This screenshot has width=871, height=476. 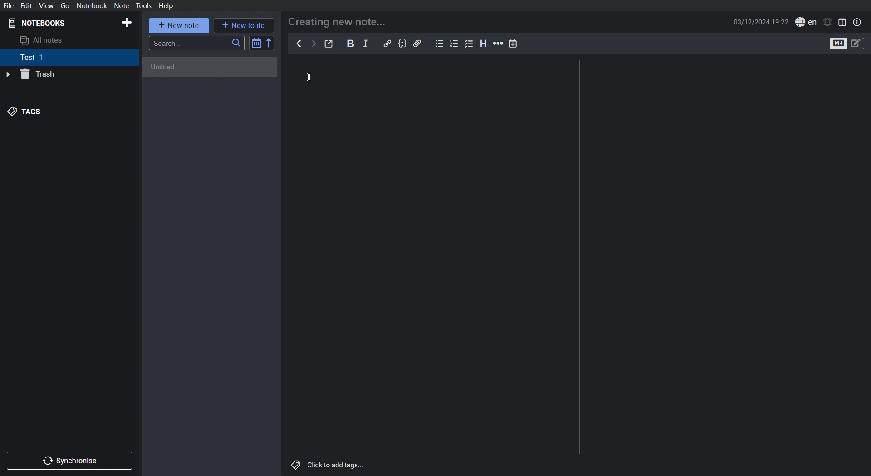 I want to click on Next, so click(x=313, y=43).